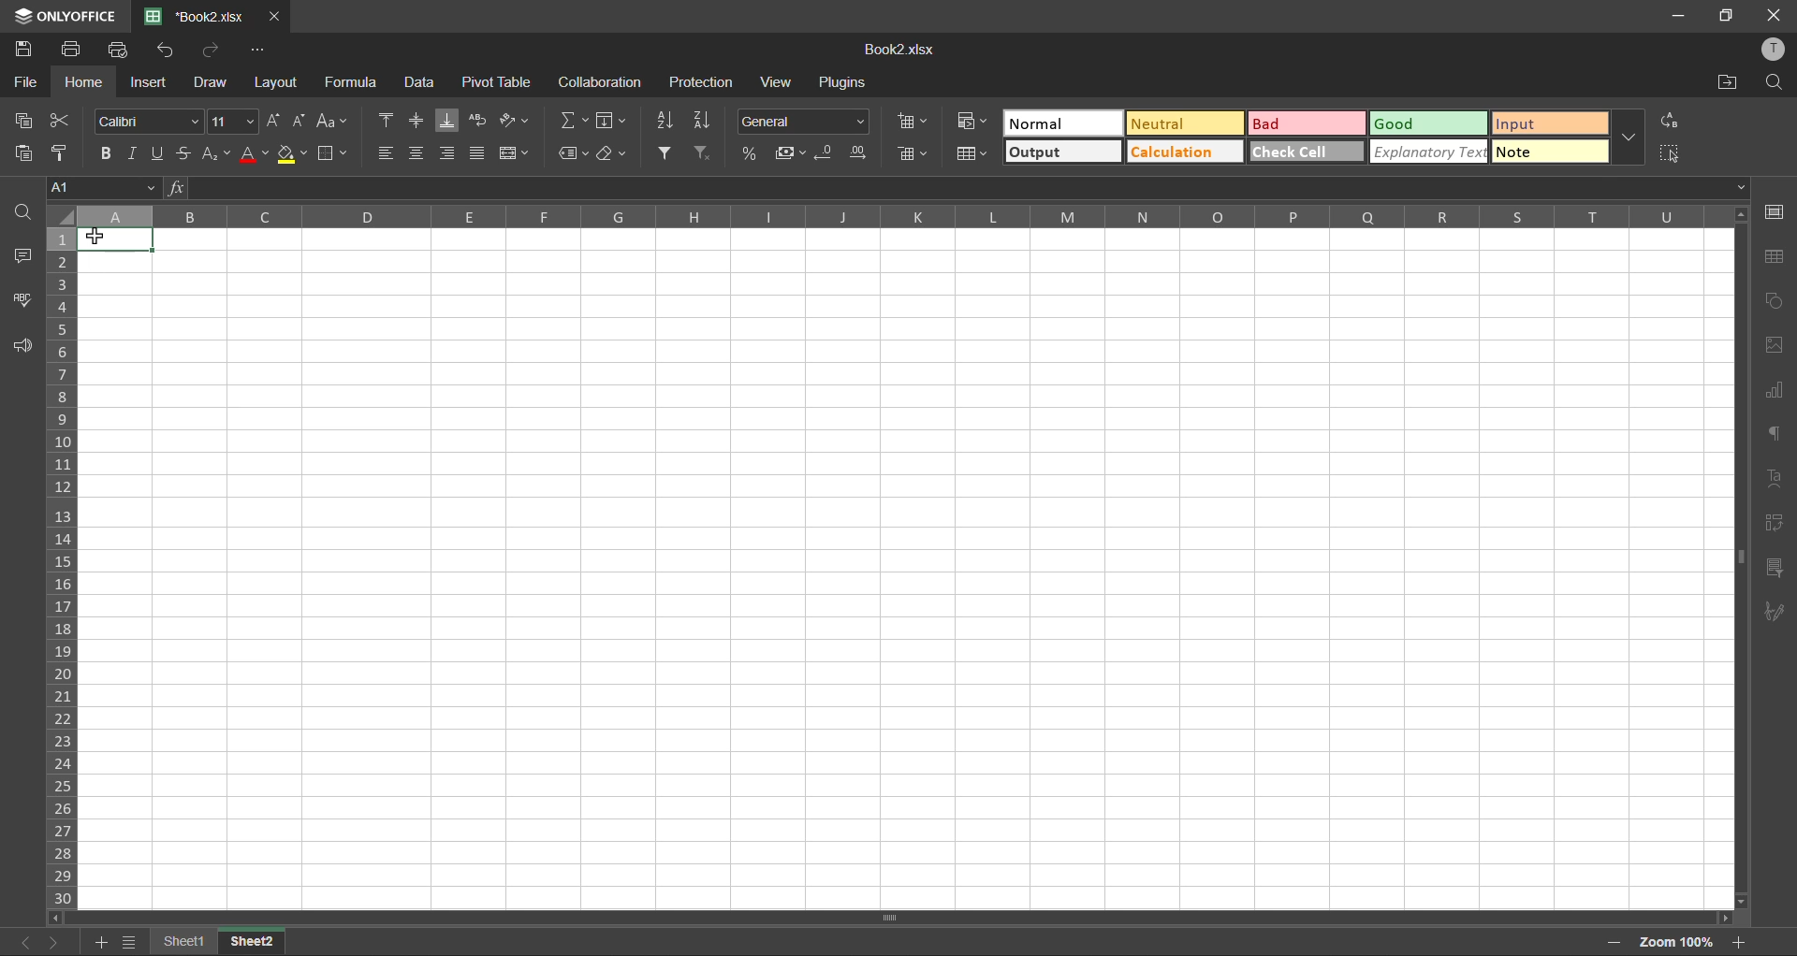 This screenshot has height=956, width=1797. Describe the element at coordinates (66, 152) in the screenshot. I see `copy style` at that location.